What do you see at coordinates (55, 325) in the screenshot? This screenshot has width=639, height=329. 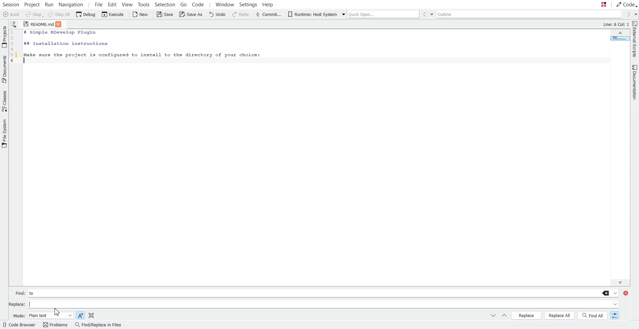 I see `Problems` at bounding box center [55, 325].